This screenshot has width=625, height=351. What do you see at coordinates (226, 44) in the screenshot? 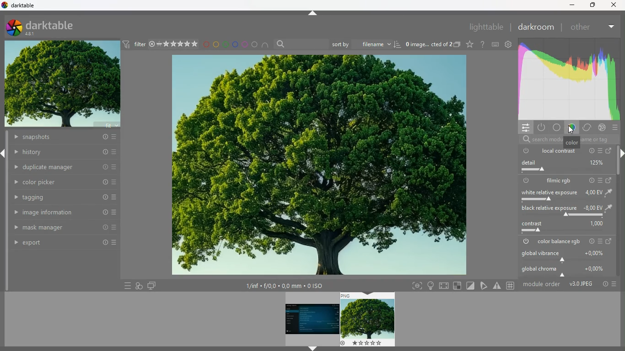
I see `green` at bounding box center [226, 44].